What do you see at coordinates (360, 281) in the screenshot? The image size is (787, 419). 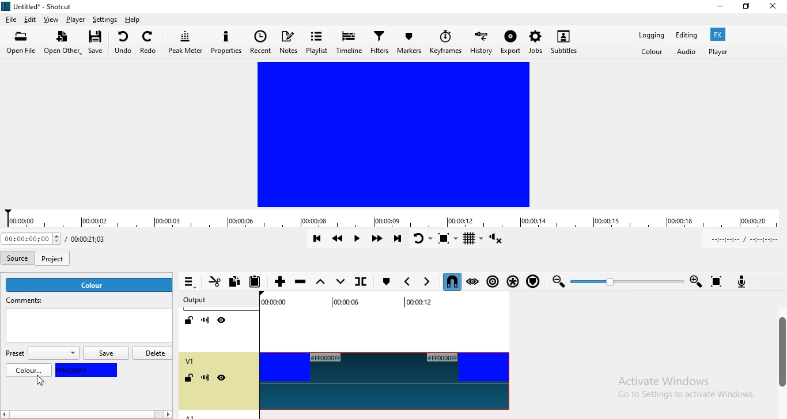 I see `Split at playhead` at bounding box center [360, 281].